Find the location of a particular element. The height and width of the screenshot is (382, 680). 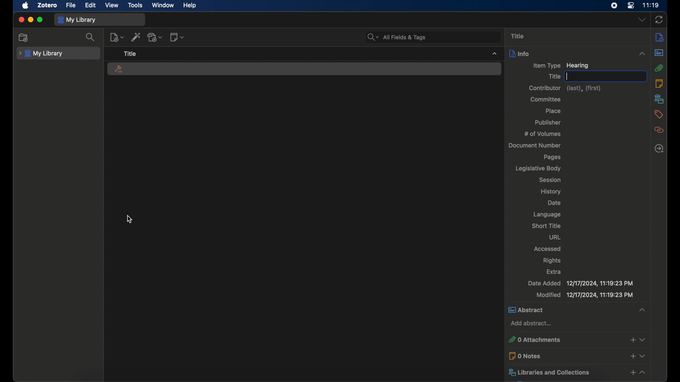

libraries is located at coordinates (659, 99).